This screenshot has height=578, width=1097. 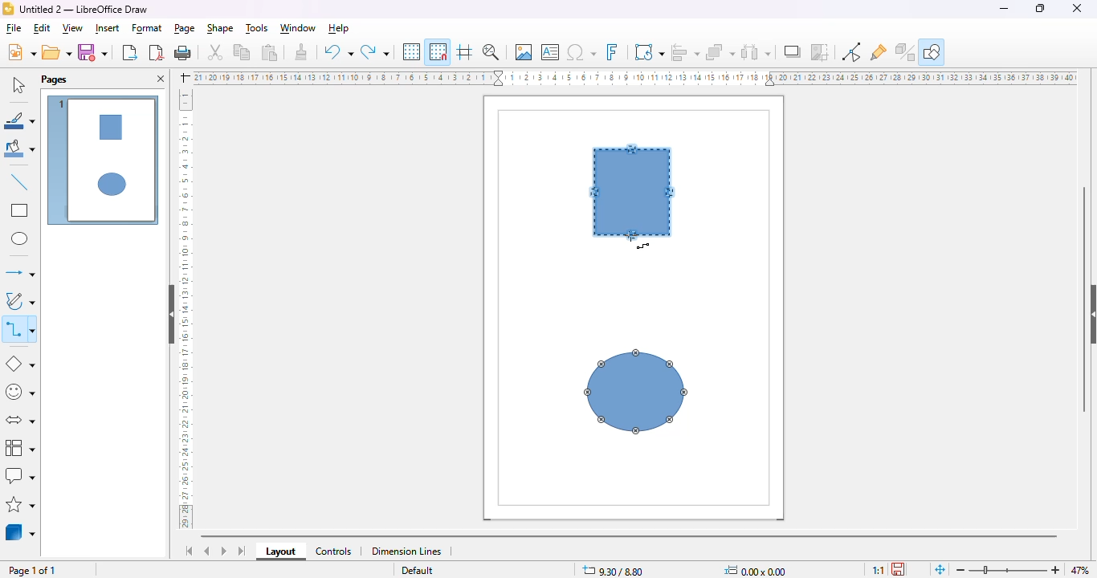 I want to click on redo, so click(x=374, y=53).